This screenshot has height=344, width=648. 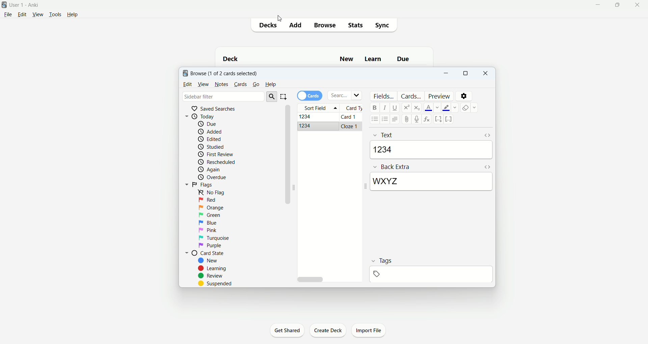 What do you see at coordinates (204, 85) in the screenshot?
I see `view` at bounding box center [204, 85].